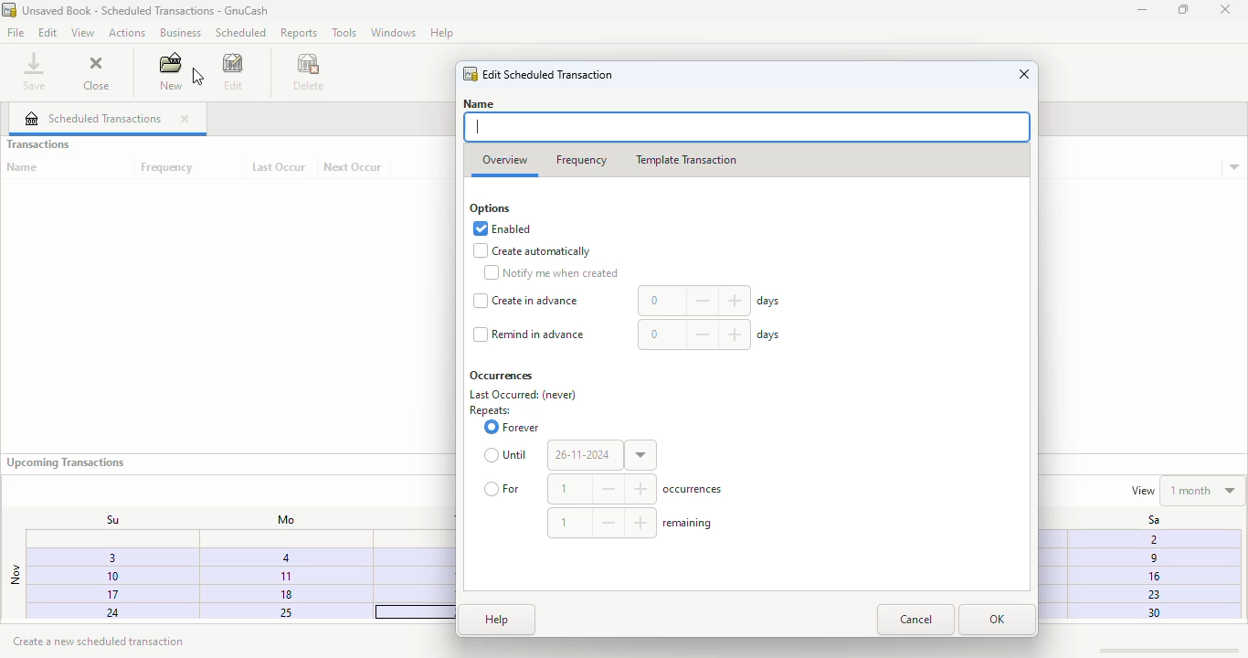  I want to click on forever, so click(512, 427).